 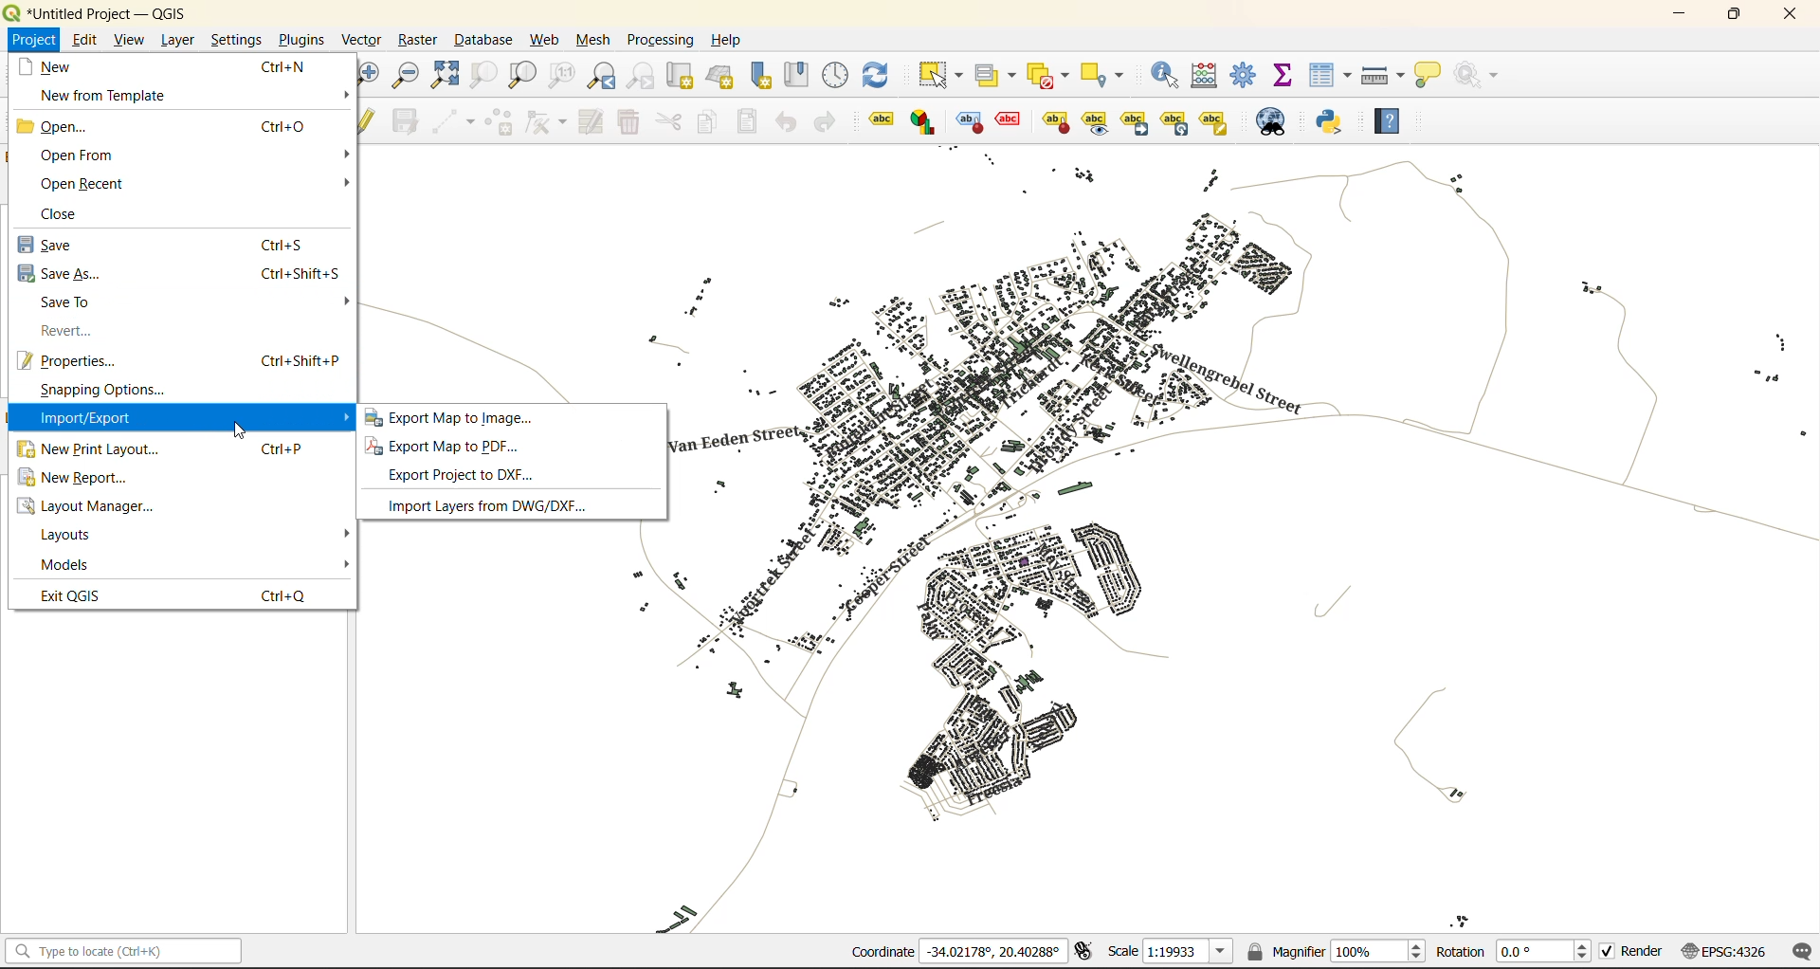 I want to click on identify features, so click(x=1167, y=74).